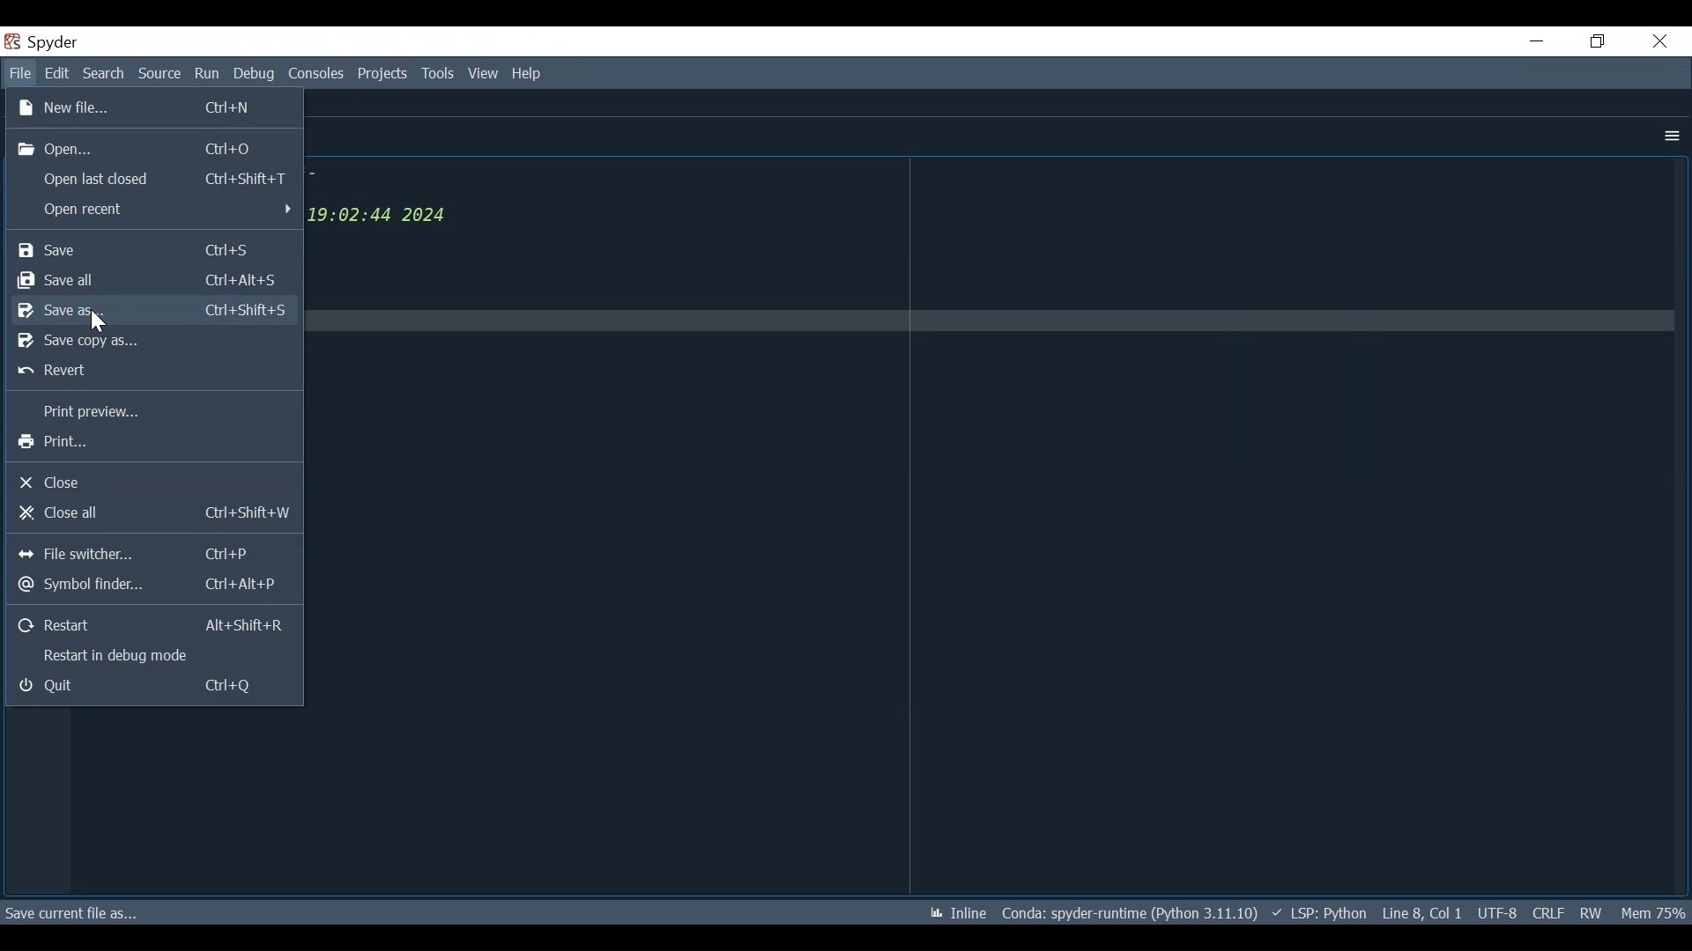  Describe the element at coordinates (152, 513) in the screenshot. I see `Close All` at that location.